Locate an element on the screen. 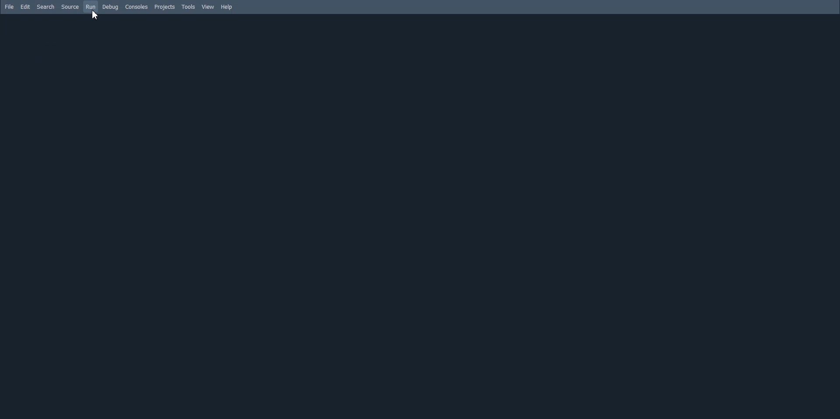 The image size is (840, 419). Edit is located at coordinates (26, 7).